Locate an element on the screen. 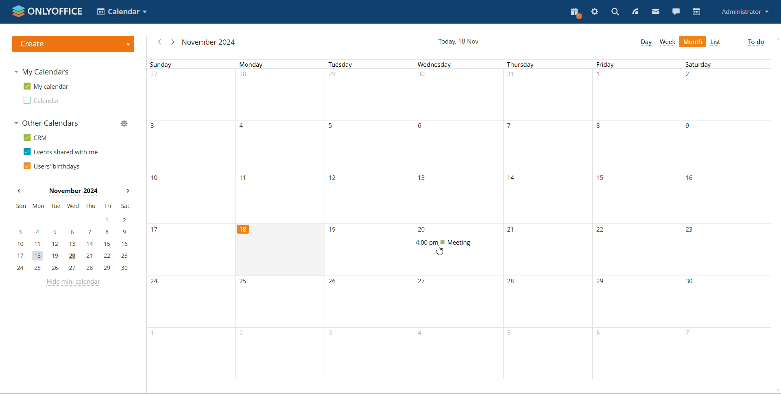 The height and width of the screenshot is (394, 781). my calendar is located at coordinates (46, 85).